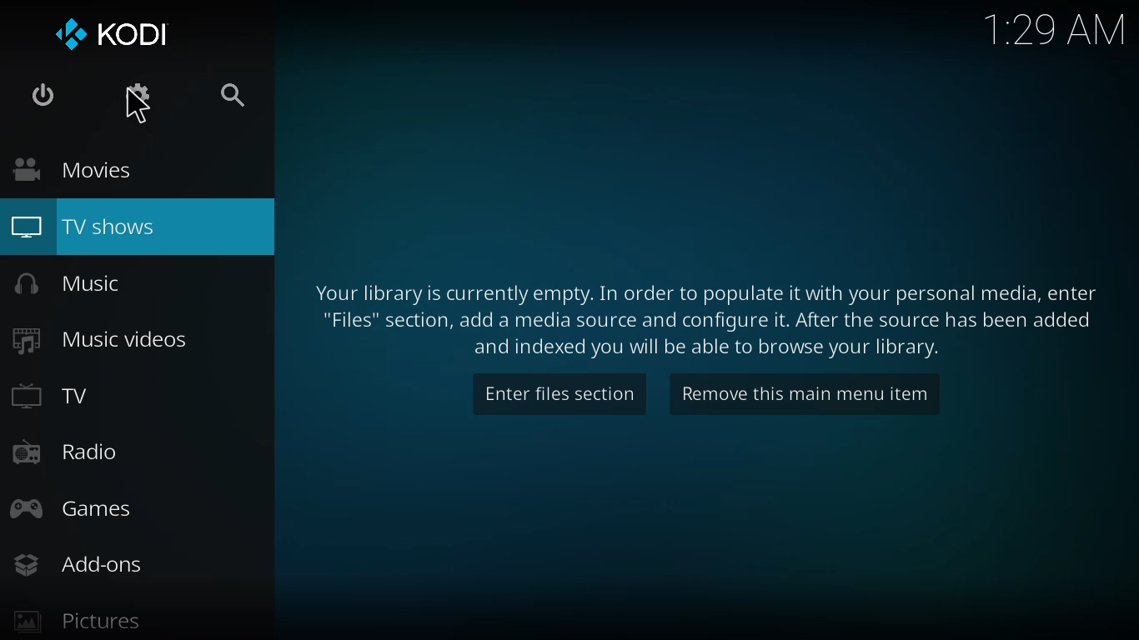  I want to click on power, so click(42, 97).